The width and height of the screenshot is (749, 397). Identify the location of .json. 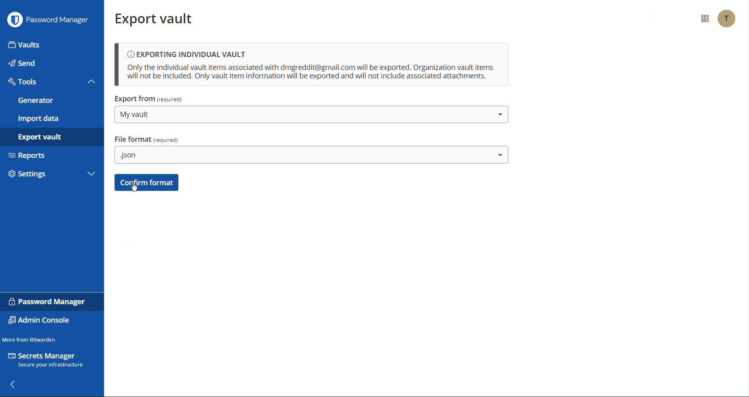
(314, 158).